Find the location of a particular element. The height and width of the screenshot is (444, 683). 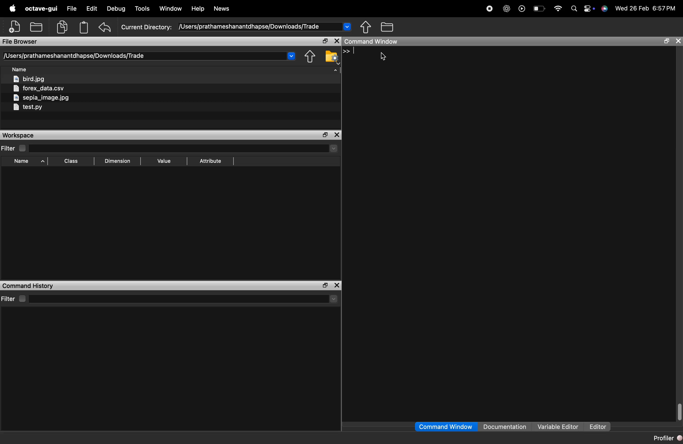

play is located at coordinates (523, 9).